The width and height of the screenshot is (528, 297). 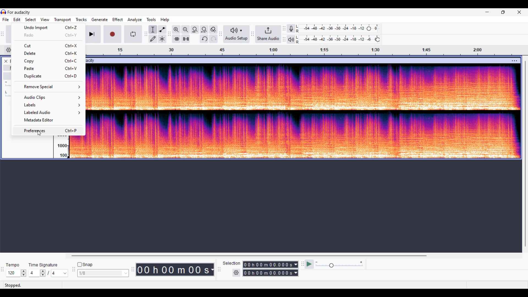 What do you see at coordinates (103, 273) in the screenshot?
I see `Snap options` at bounding box center [103, 273].